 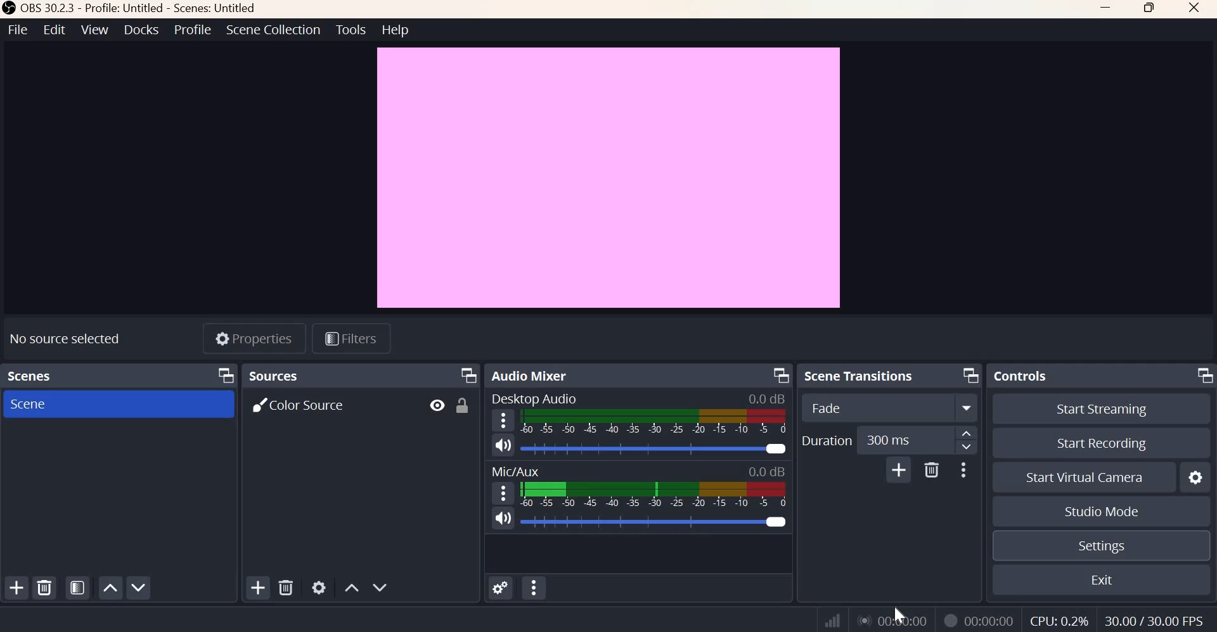 I want to click on Frame Rate (FPS), so click(x=1058, y=617).